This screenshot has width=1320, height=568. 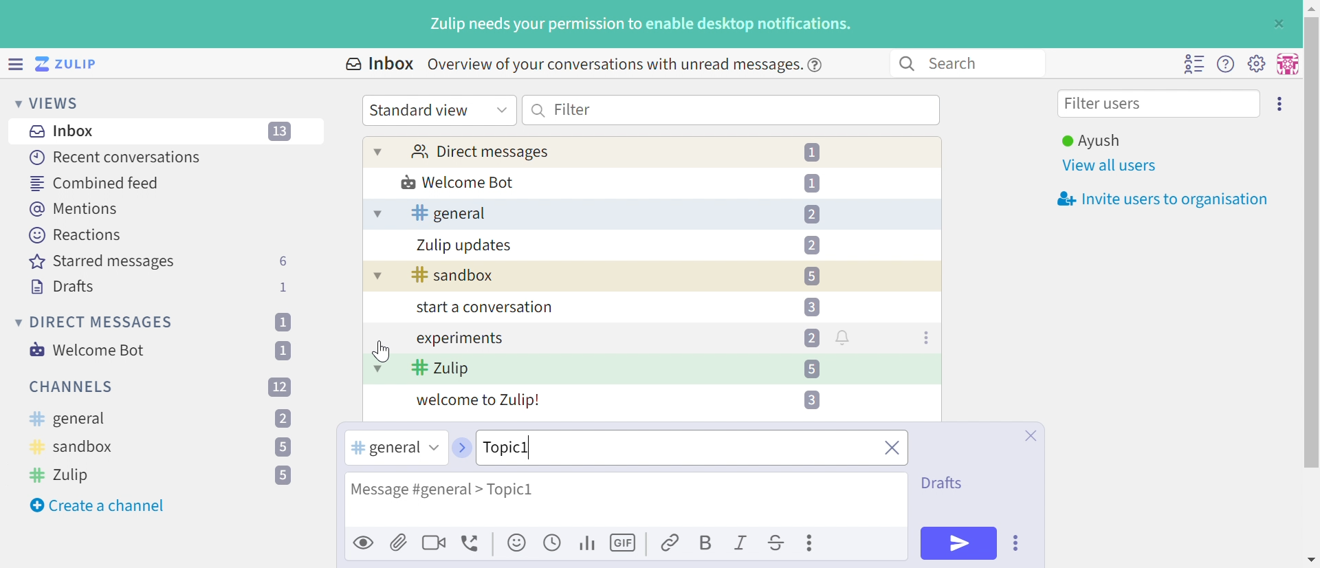 I want to click on Link, so click(x=671, y=544).